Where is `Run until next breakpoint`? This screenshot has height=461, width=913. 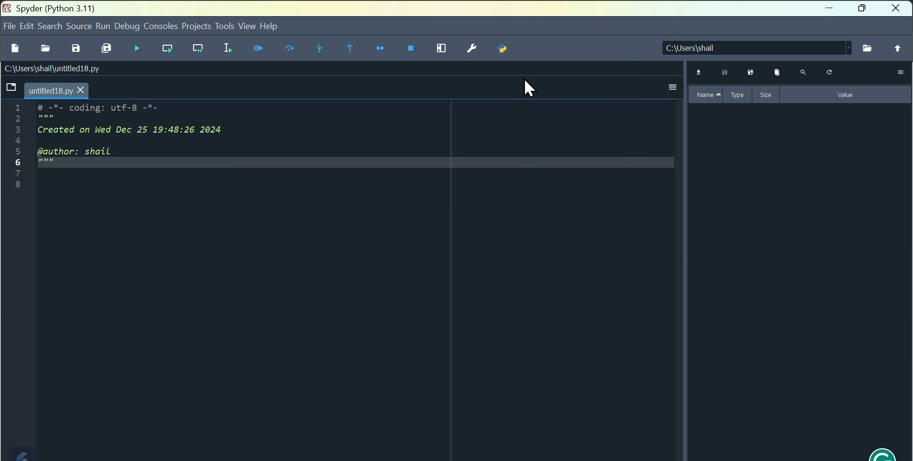 Run until next breakpoint is located at coordinates (350, 50).